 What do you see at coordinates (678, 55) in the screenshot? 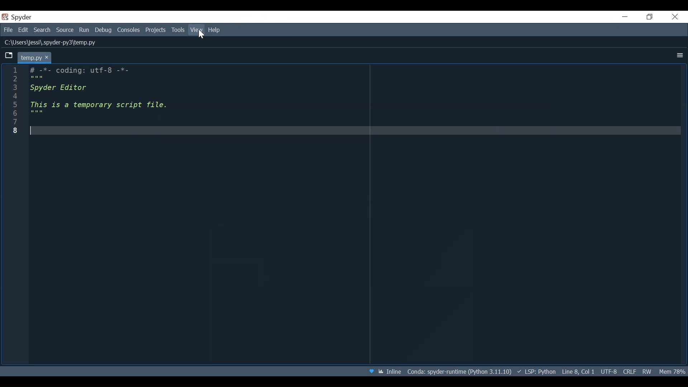
I see `More Options` at bounding box center [678, 55].